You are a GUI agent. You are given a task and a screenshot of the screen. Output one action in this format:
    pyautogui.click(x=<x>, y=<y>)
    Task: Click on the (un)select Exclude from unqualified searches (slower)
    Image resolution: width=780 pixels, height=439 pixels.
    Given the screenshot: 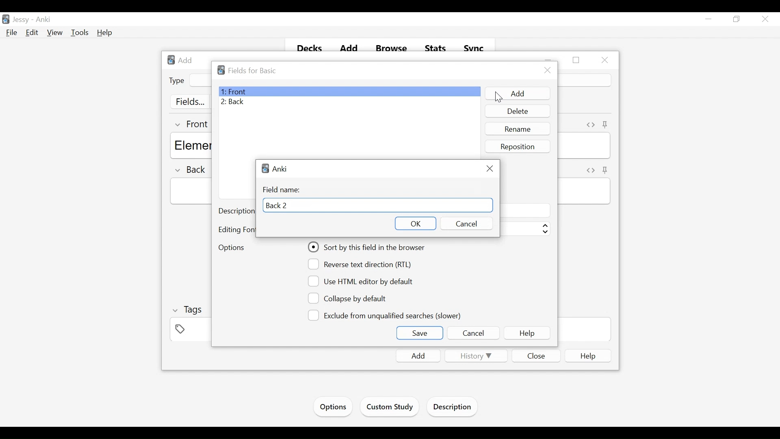 What is the action you would take?
    pyautogui.click(x=386, y=315)
    